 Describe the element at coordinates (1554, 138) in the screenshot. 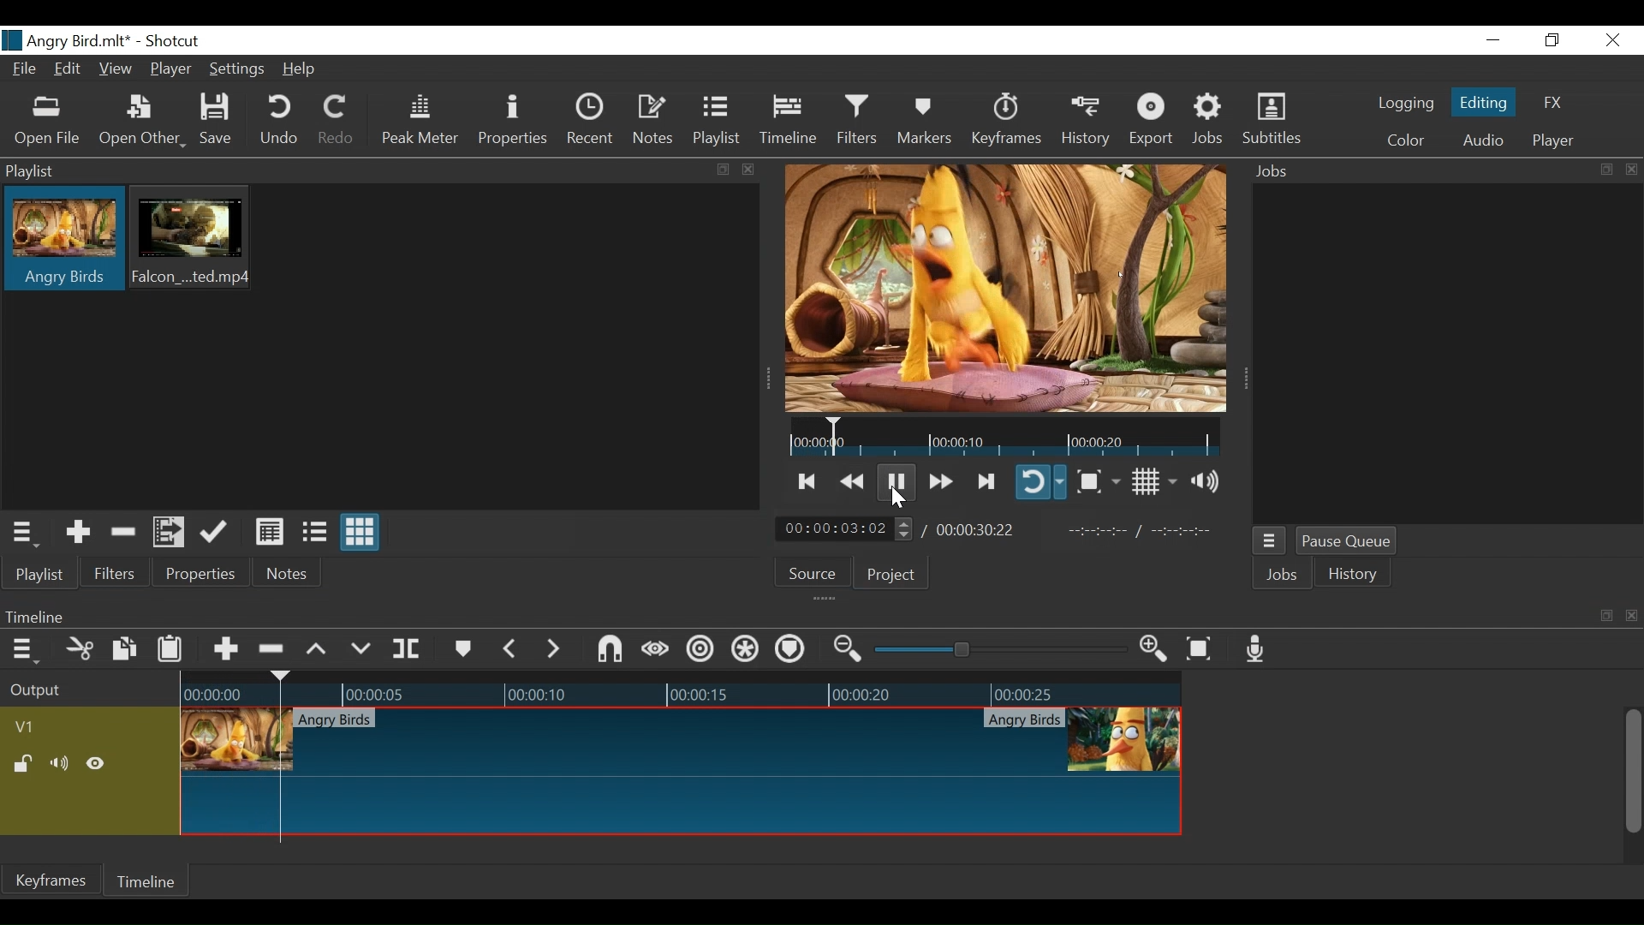

I see `Player` at that location.